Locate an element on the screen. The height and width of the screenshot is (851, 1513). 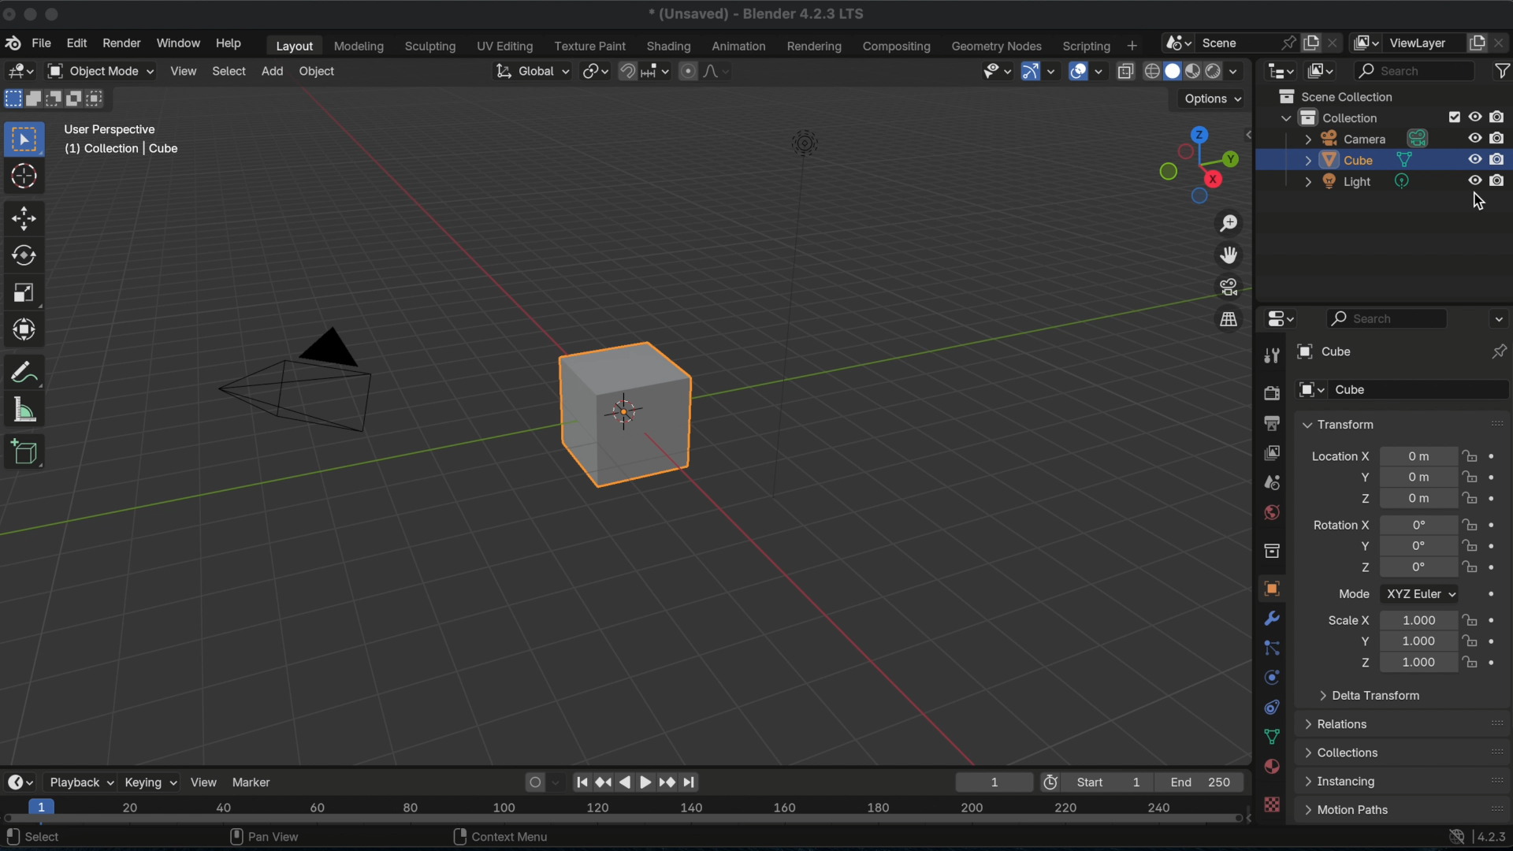
animate property is located at coordinates (1499, 661).